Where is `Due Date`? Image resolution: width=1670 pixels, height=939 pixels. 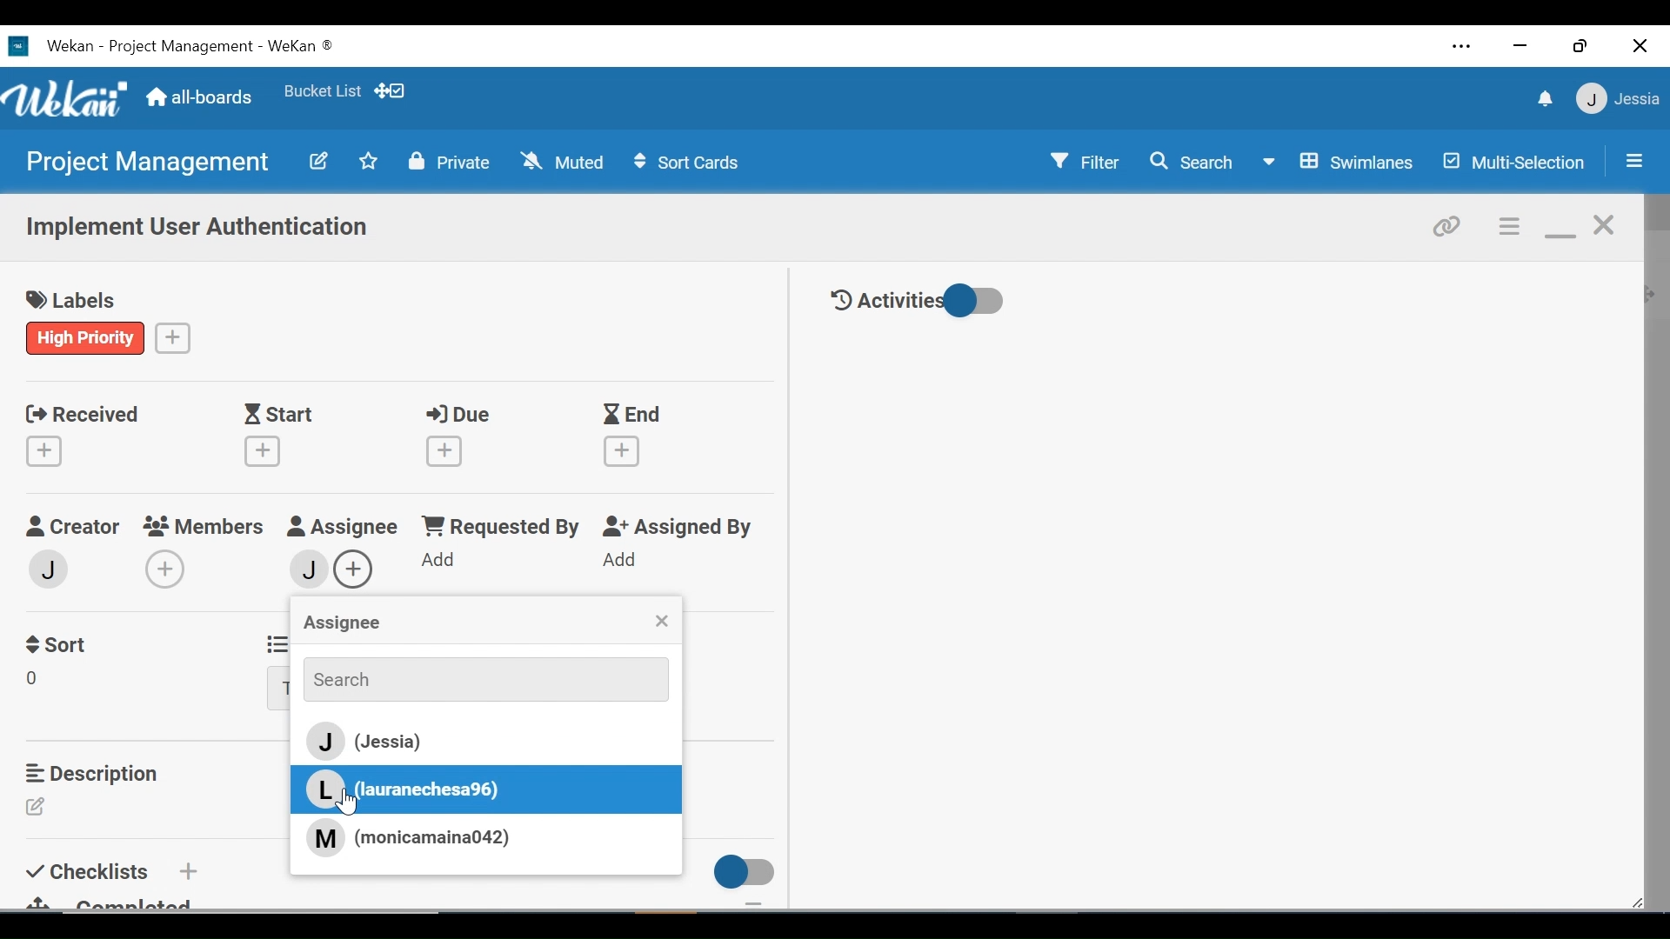 Due Date is located at coordinates (463, 415).